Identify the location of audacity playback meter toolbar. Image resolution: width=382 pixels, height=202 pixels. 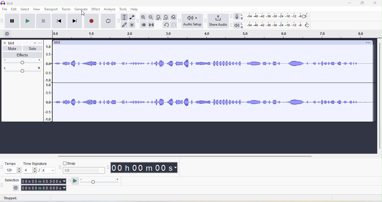
(232, 26).